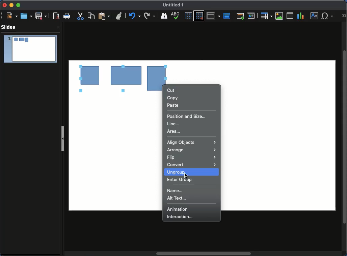 The height and width of the screenshot is (256, 347). I want to click on Start from first slide, so click(240, 17).